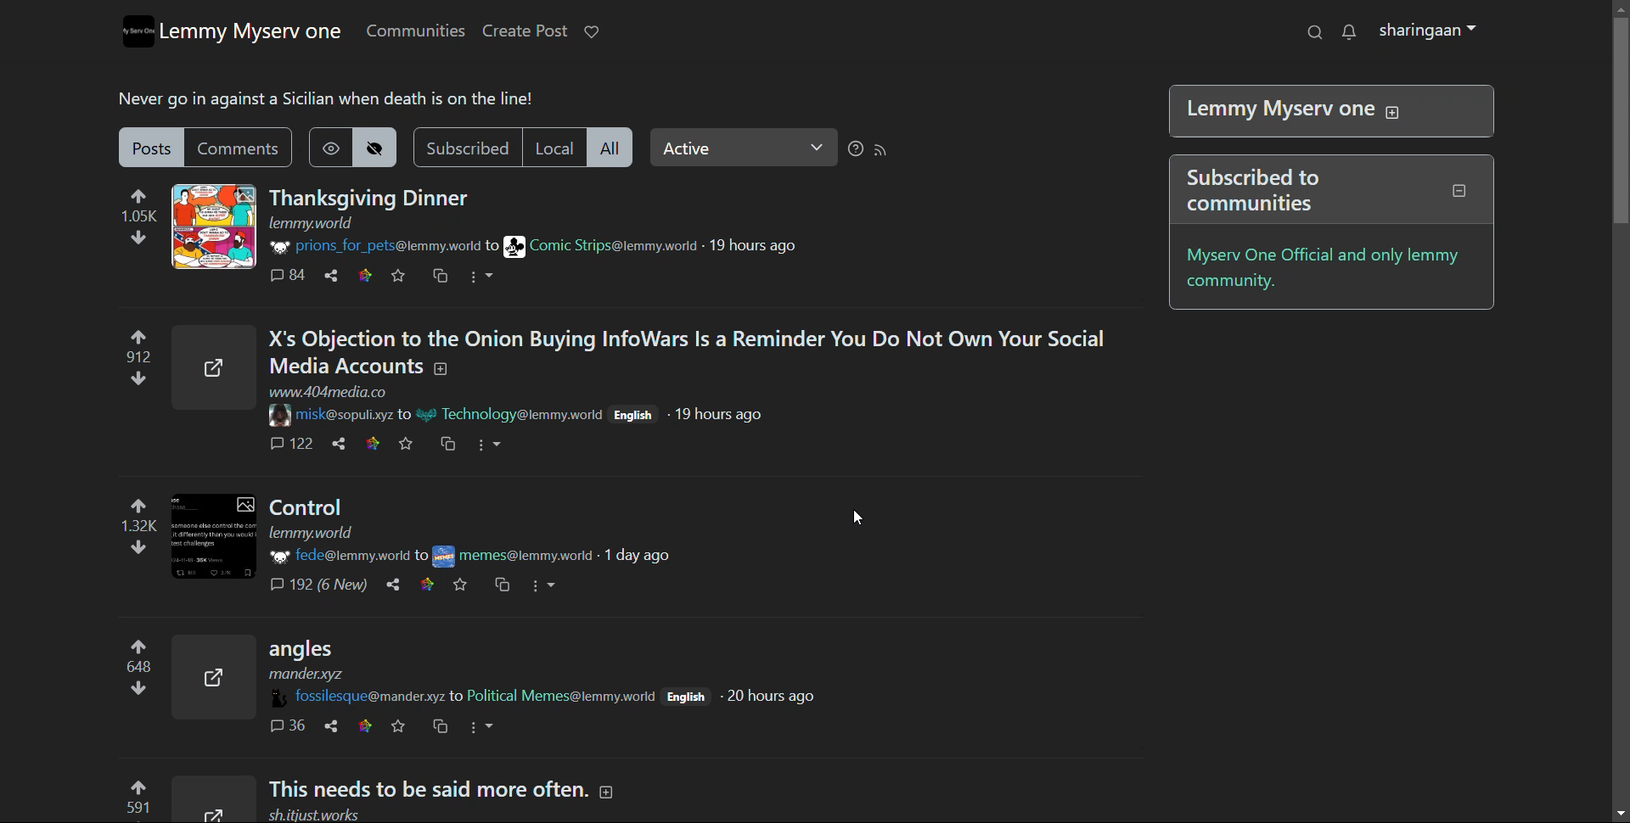 This screenshot has height=823, width=1630. What do you see at coordinates (334, 445) in the screenshot?
I see `share` at bounding box center [334, 445].